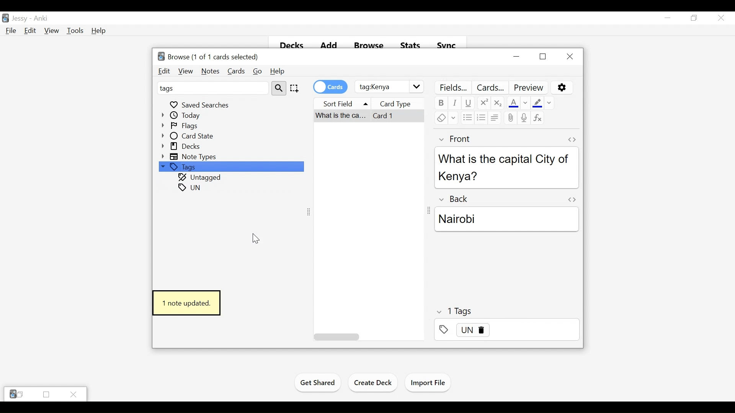  What do you see at coordinates (491, 88) in the screenshot?
I see `Customize Cards Template` at bounding box center [491, 88].